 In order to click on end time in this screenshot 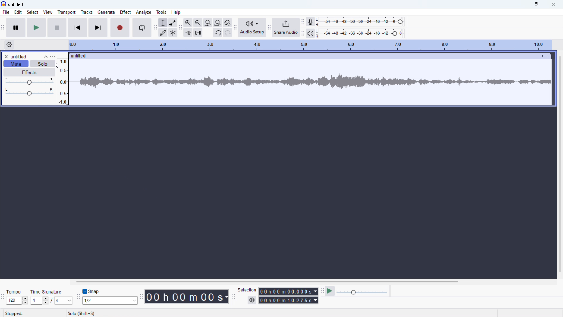, I will do `click(289, 300)`.